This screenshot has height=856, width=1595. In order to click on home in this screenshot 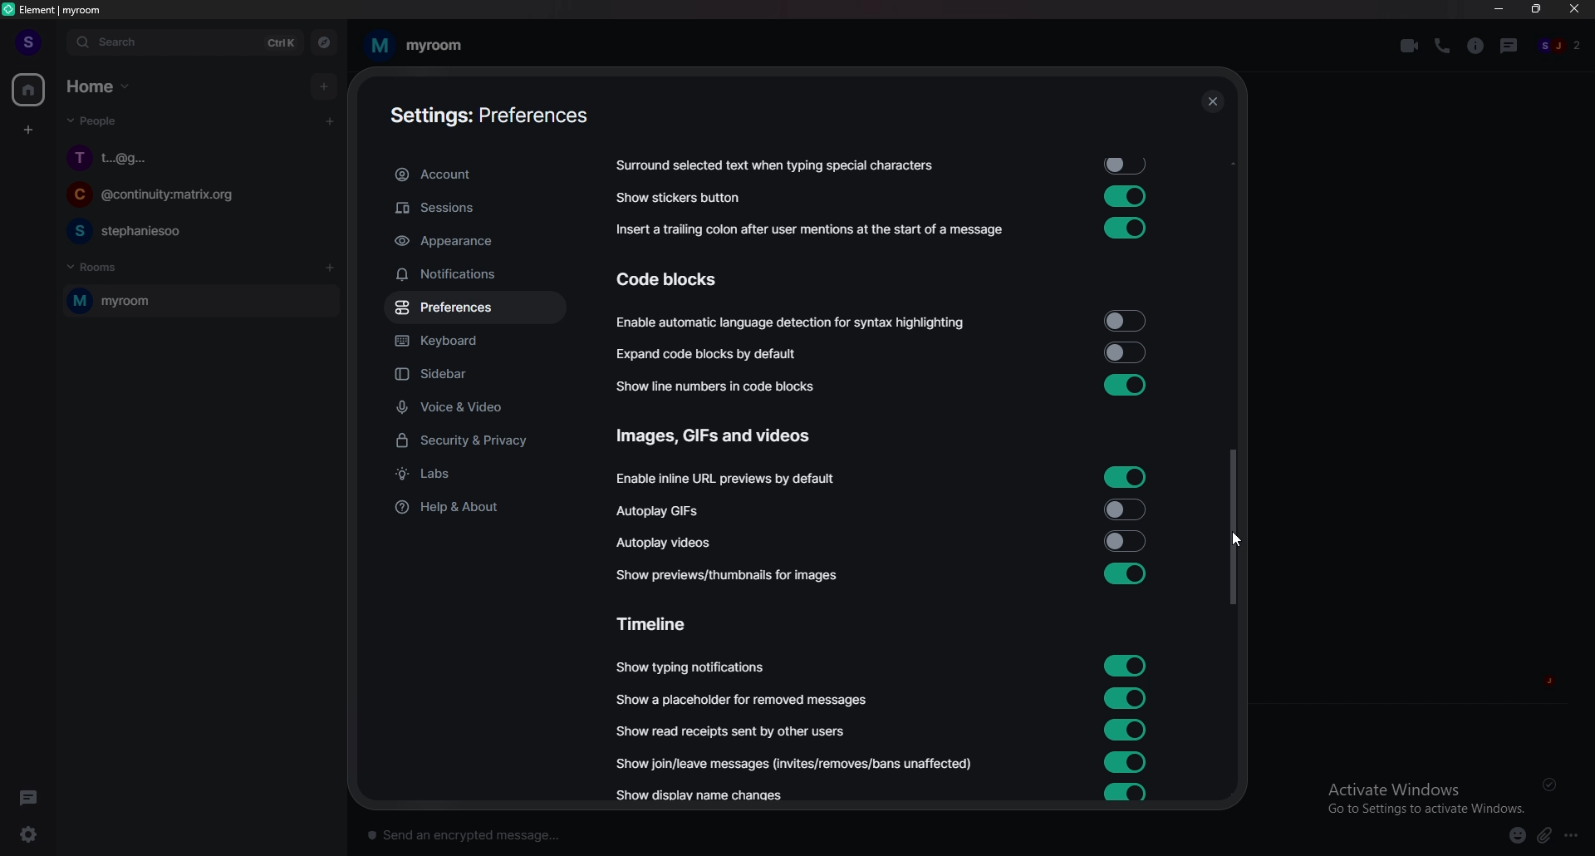, I will do `click(30, 91)`.